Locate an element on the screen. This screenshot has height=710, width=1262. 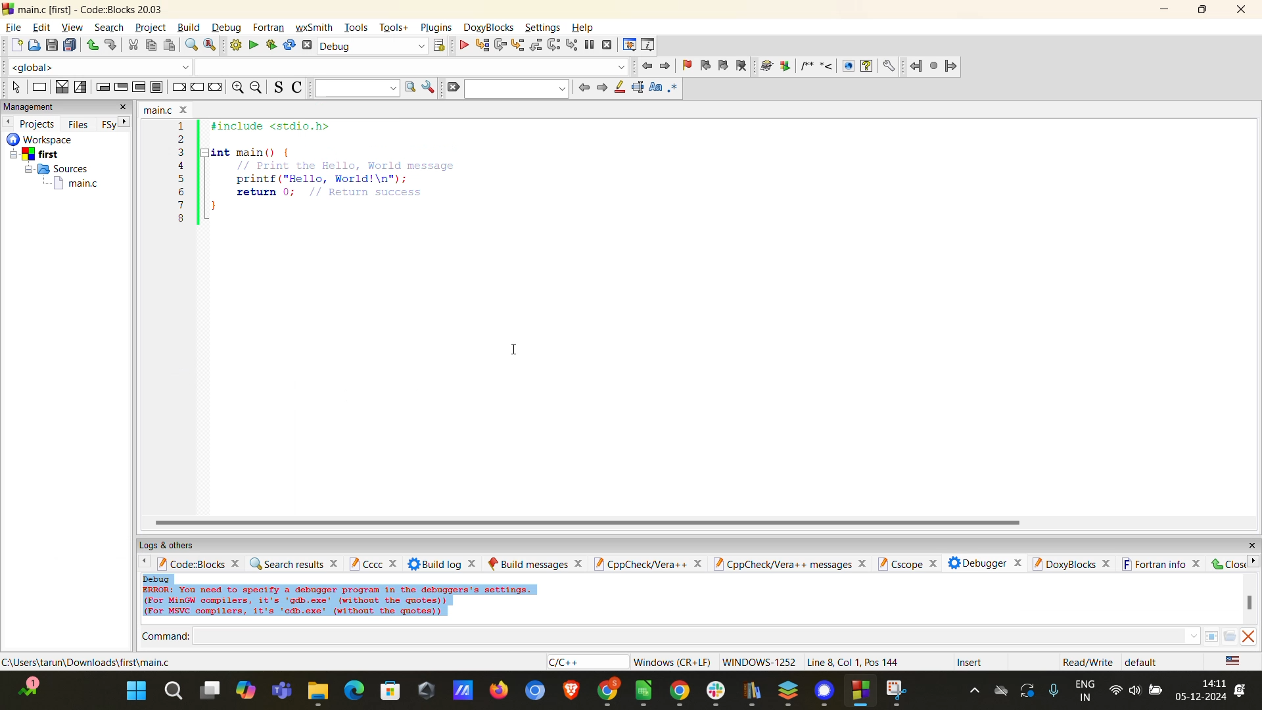
metadata is located at coordinates (902, 659).